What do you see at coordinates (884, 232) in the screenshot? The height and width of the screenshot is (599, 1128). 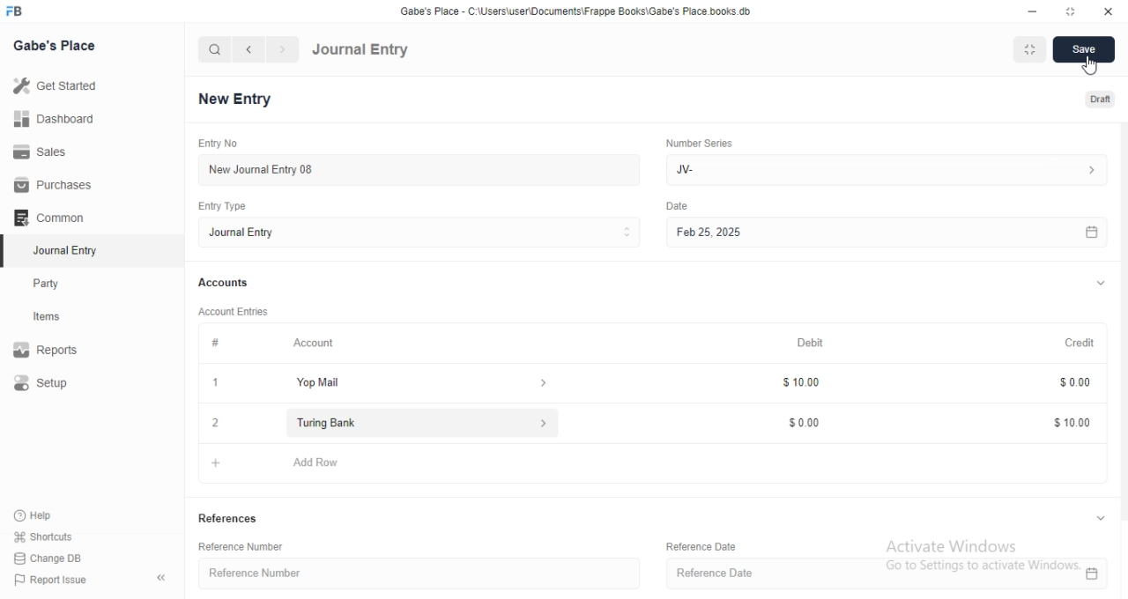 I see `Feb 25, 2025` at bounding box center [884, 232].